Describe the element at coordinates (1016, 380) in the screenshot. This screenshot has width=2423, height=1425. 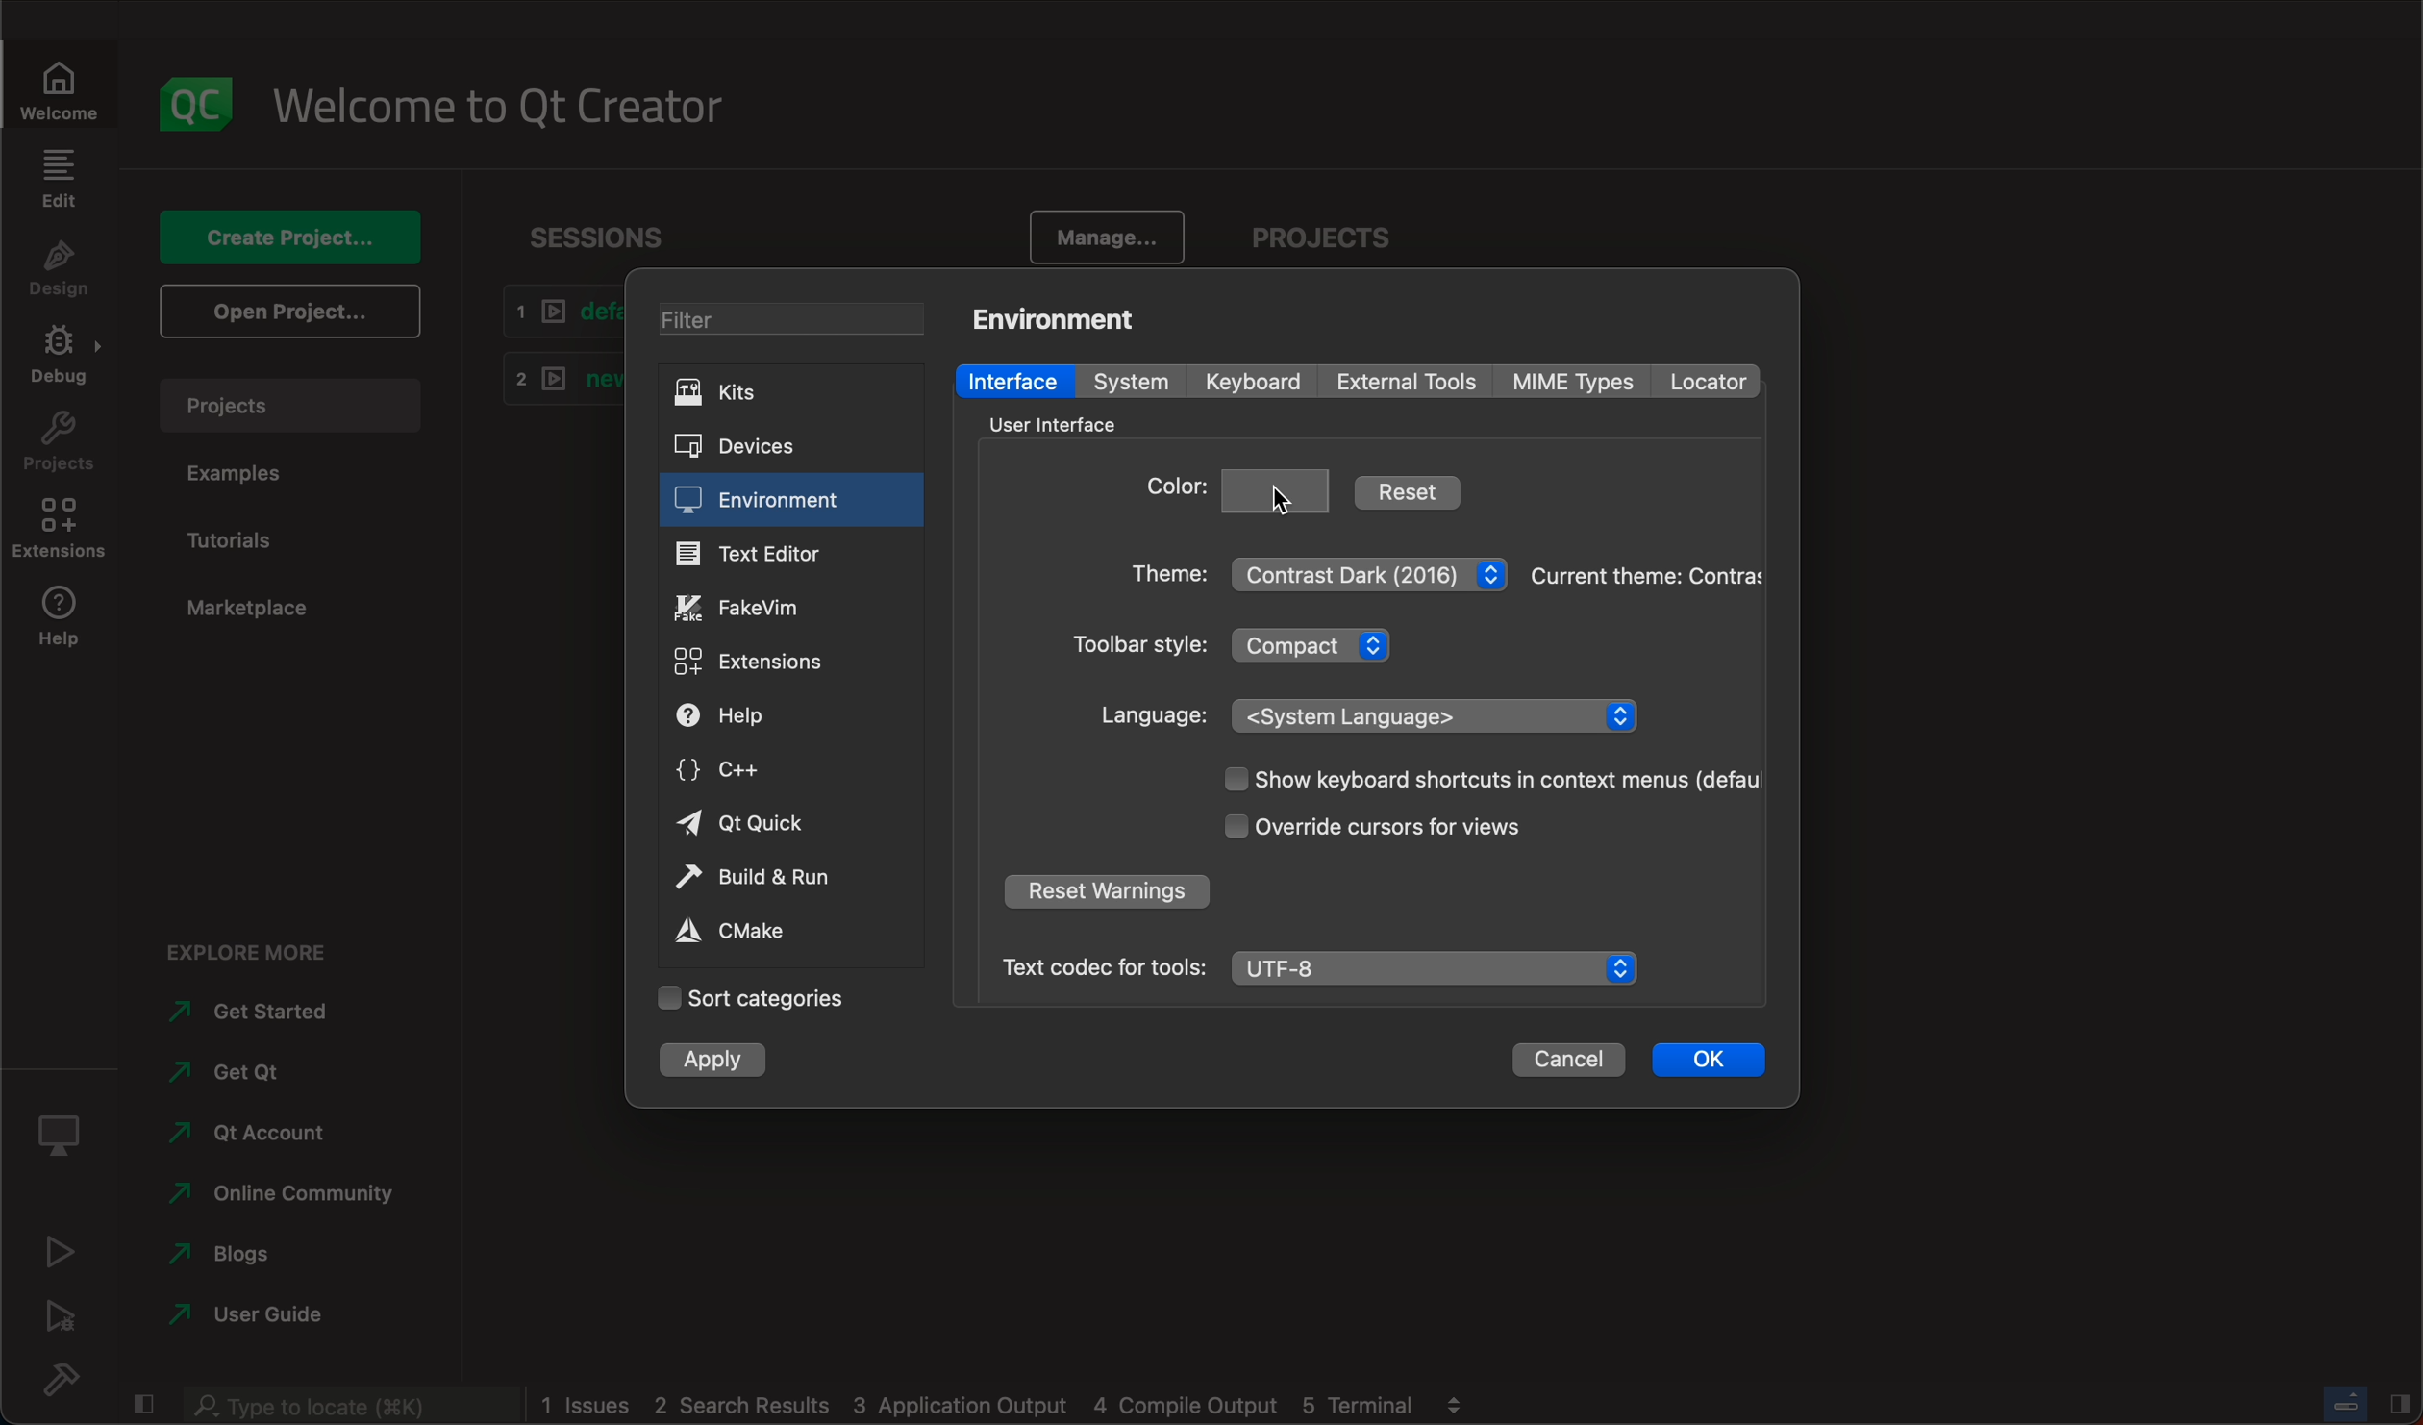
I see `interface` at that location.